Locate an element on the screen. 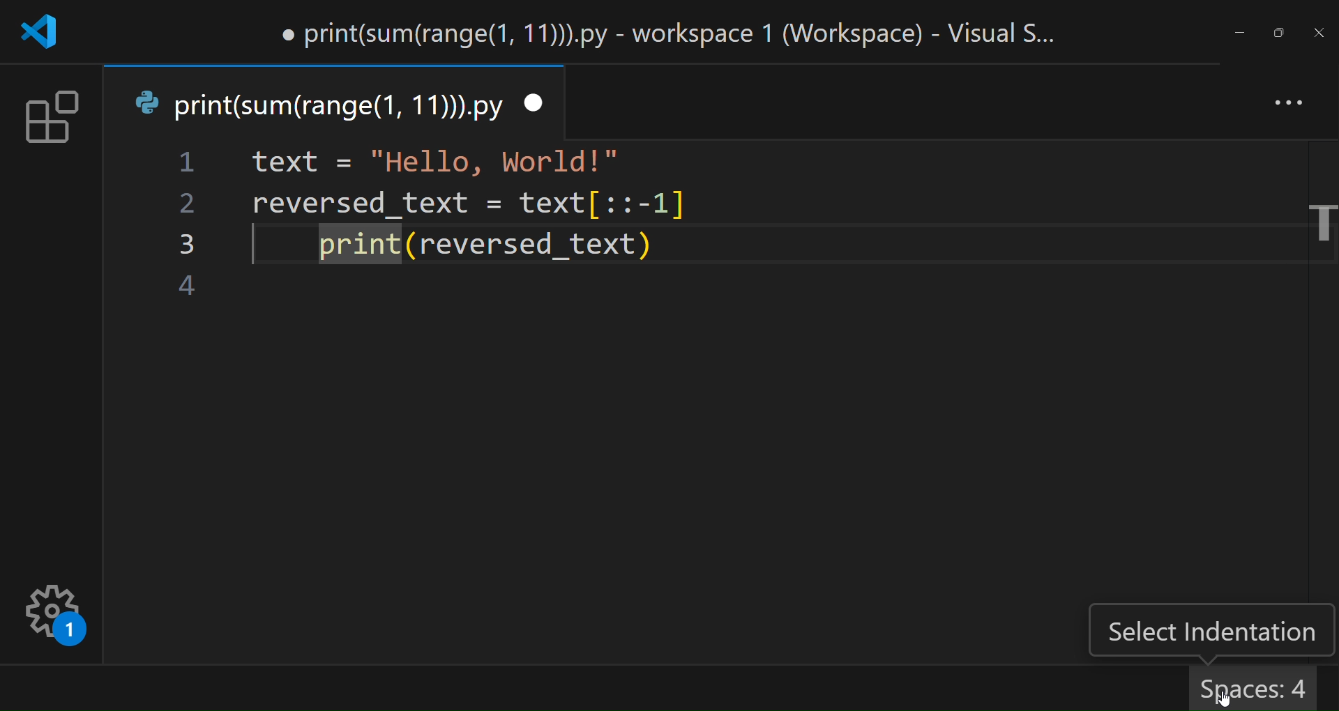 Image resolution: width=1339 pixels, height=711 pixels. close tab is located at coordinates (543, 100).